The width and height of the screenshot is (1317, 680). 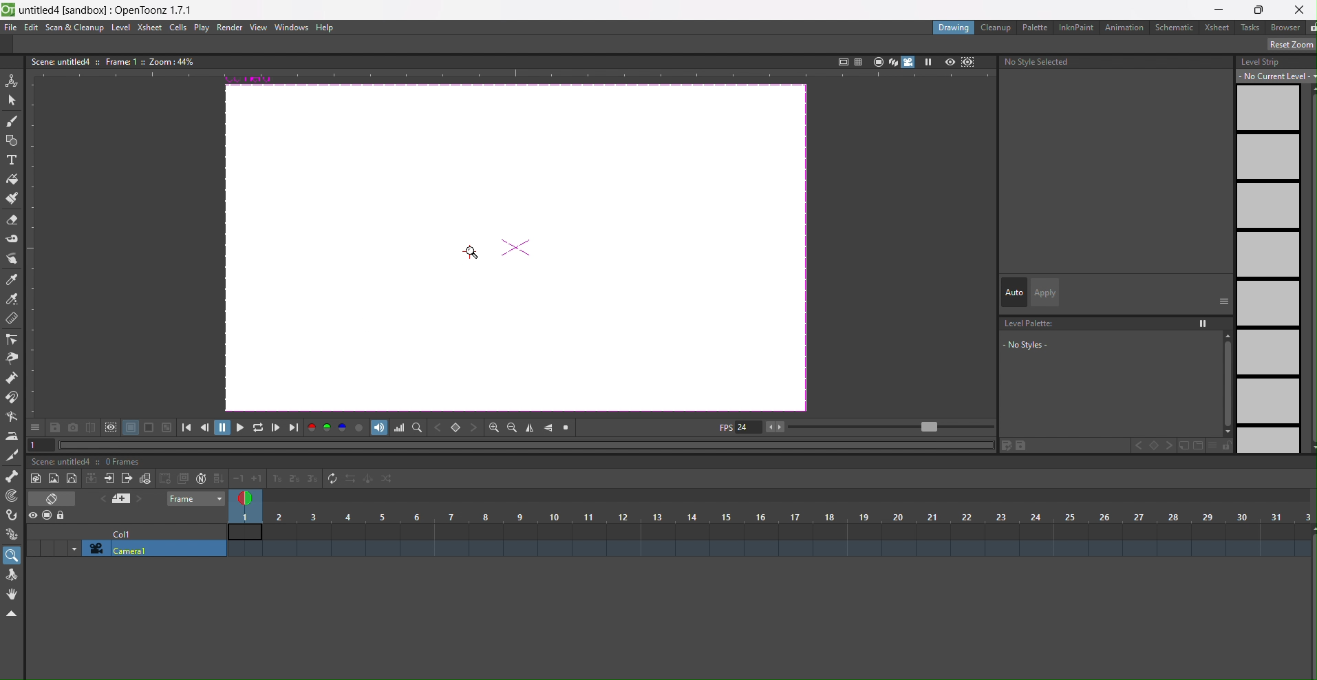 I want to click on paint brush tool, so click(x=12, y=198).